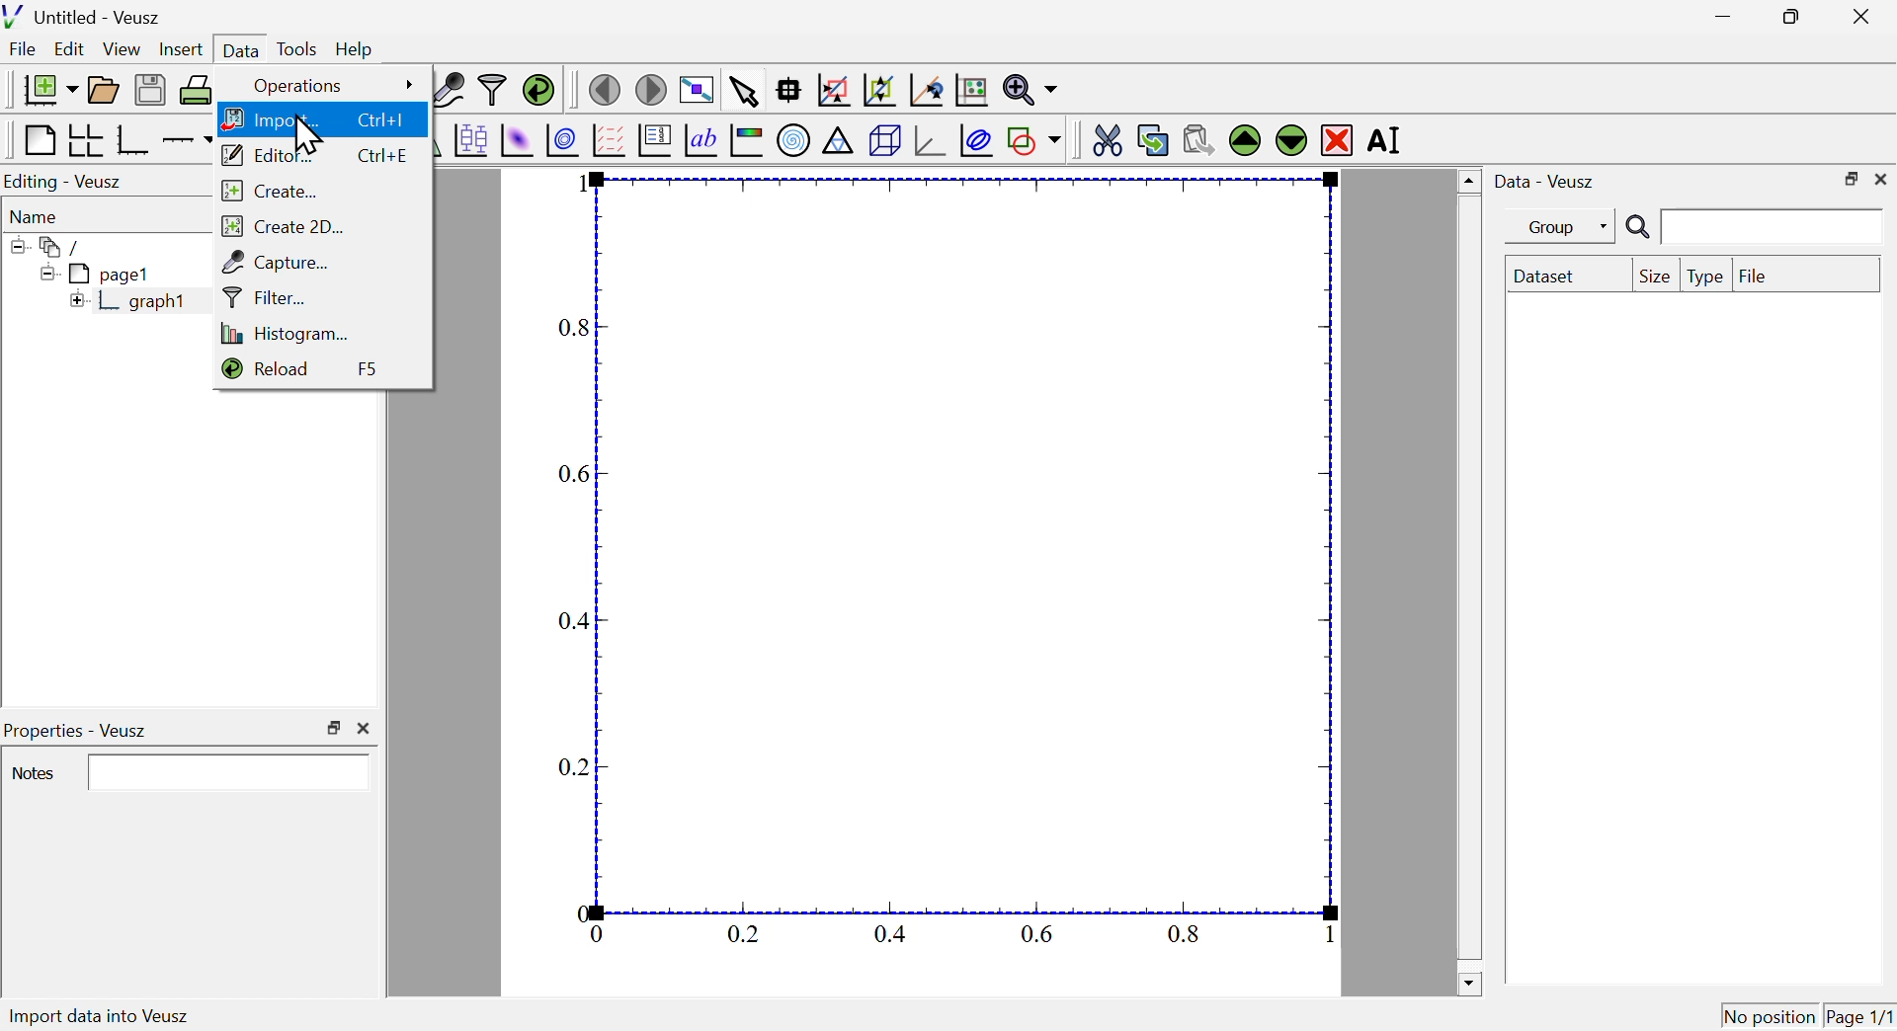 Image resolution: width=1897 pixels, height=1031 pixels. What do you see at coordinates (369, 727) in the screenshot?
I see `close` at bounding box center [369, 727].